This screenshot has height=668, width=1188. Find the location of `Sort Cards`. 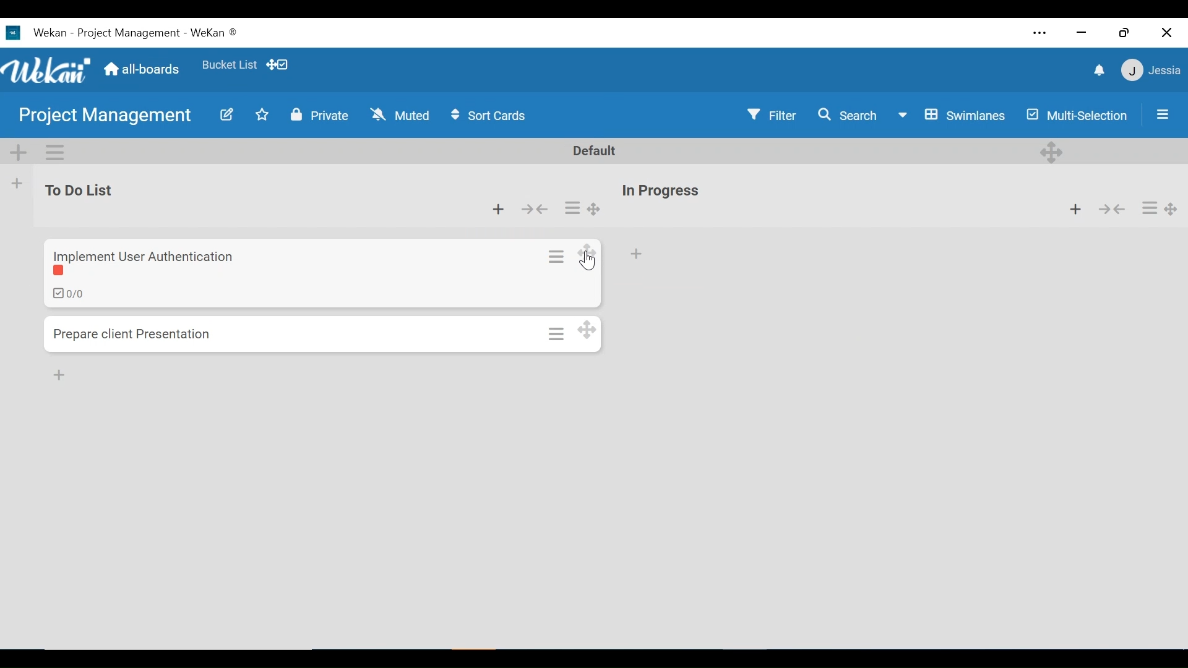

Sort Cards is located at coordinates (487, 116).